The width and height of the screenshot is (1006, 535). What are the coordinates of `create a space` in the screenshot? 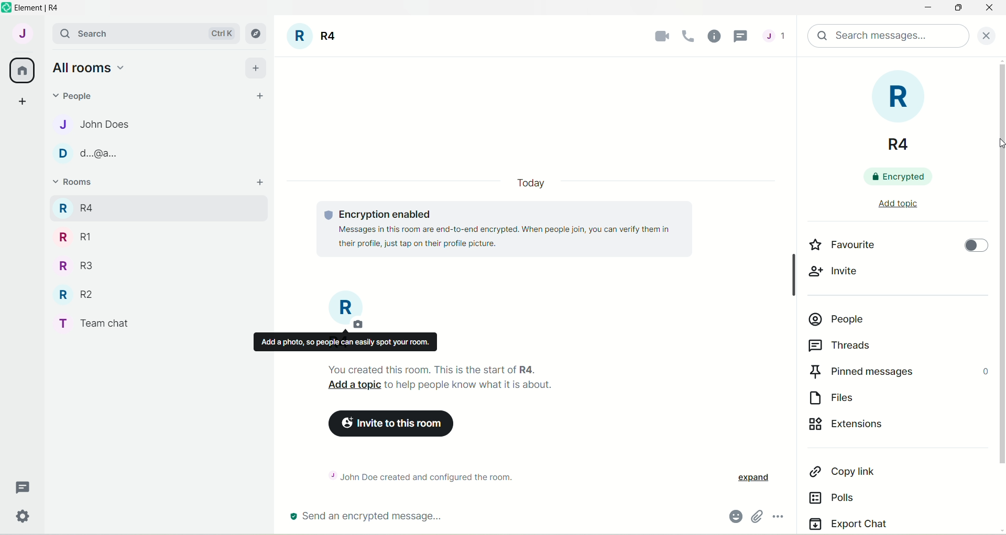 It's located at (21, 101).